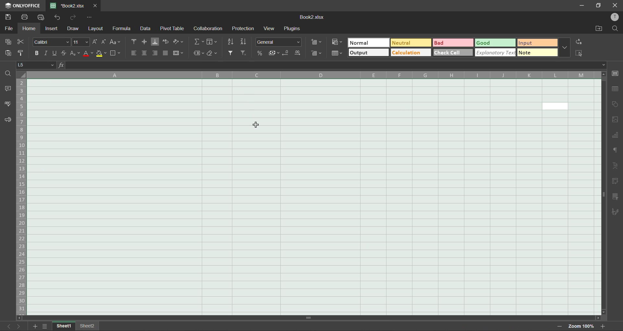 The height and width of the screenshot is (331, 623). I want to click on paragraph, so click(614, 151).